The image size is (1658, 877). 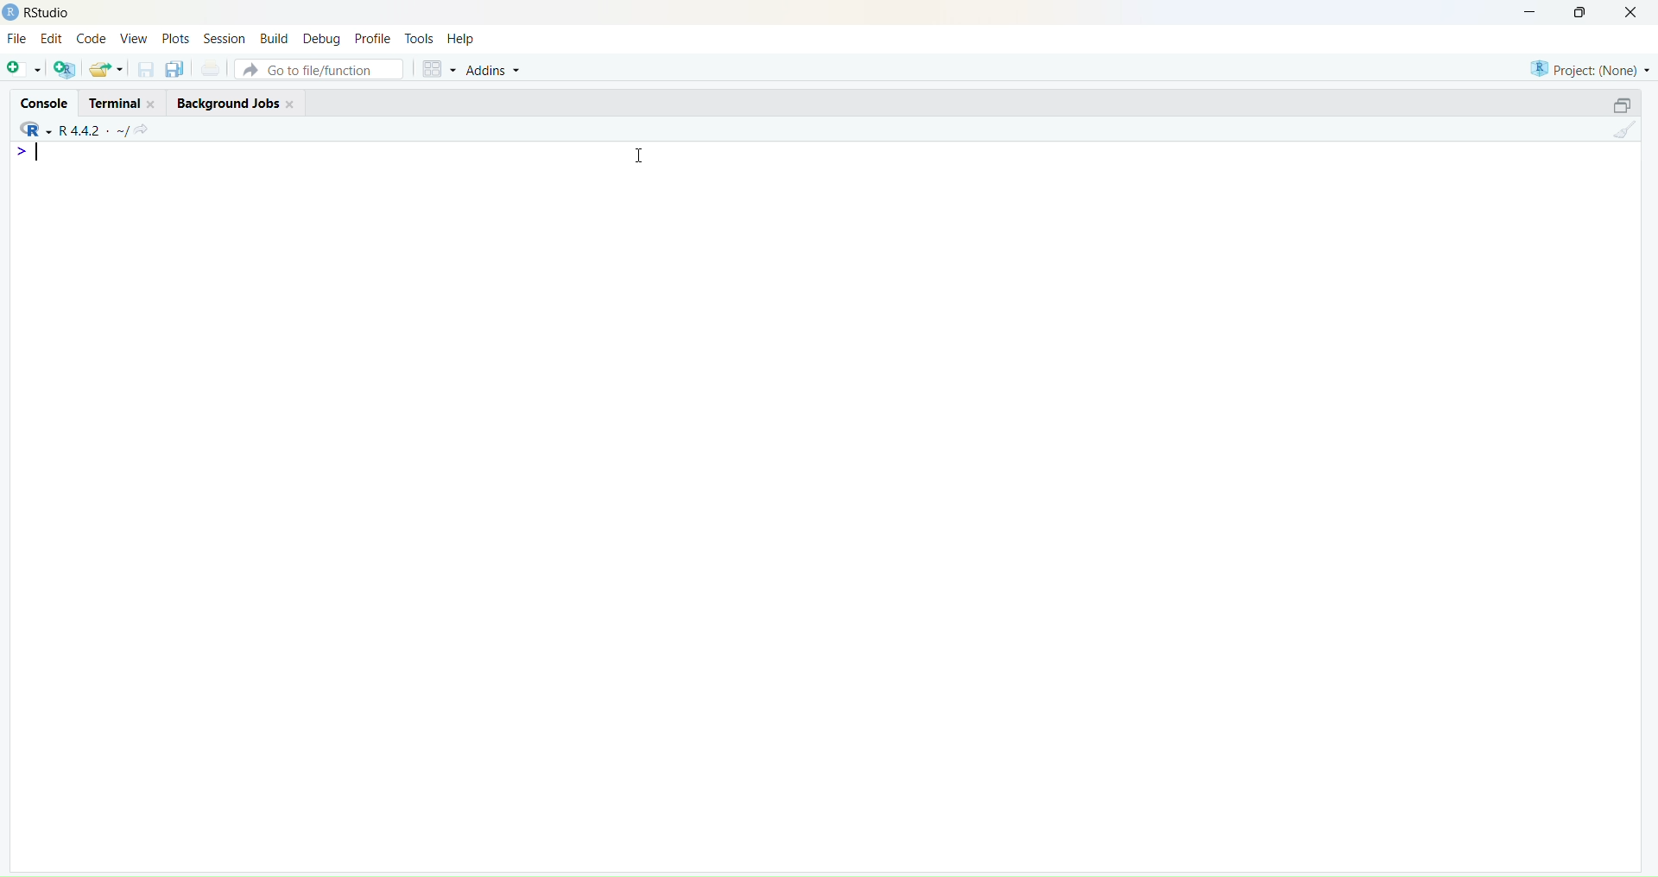 I want to click on close, so click(x=153, y=104).